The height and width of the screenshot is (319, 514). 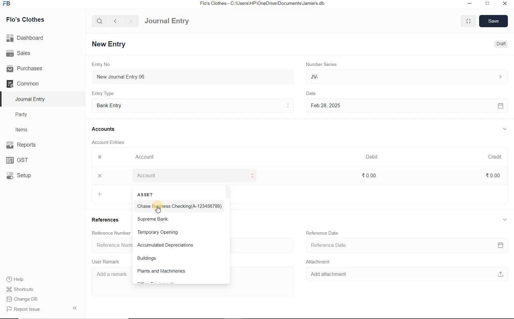 What do you see at coordinates (104, 129) in the screenshot?
I see `Accounts` at bounding box center [104, 129].